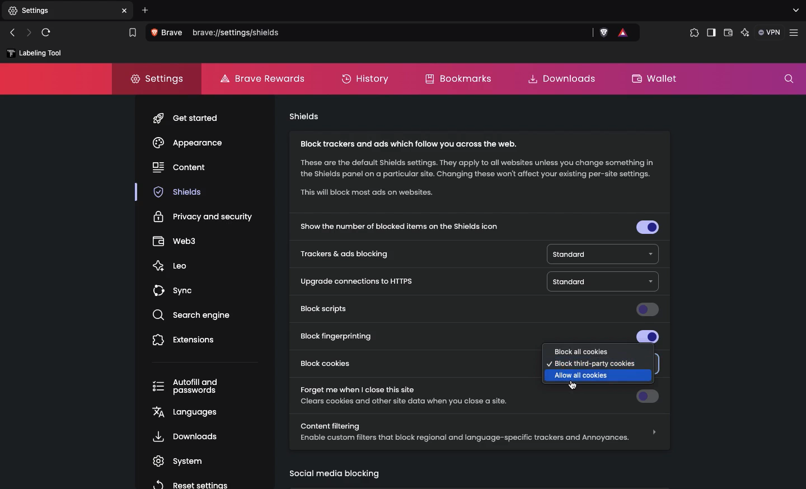  What do you see at coordinates (174, 293) in the screenshot?
I see `sync` at bounding box center [174, 293].